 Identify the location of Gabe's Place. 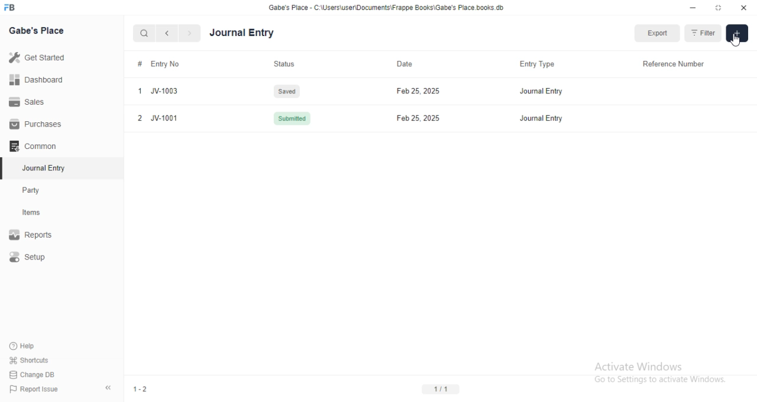
(37, 30).